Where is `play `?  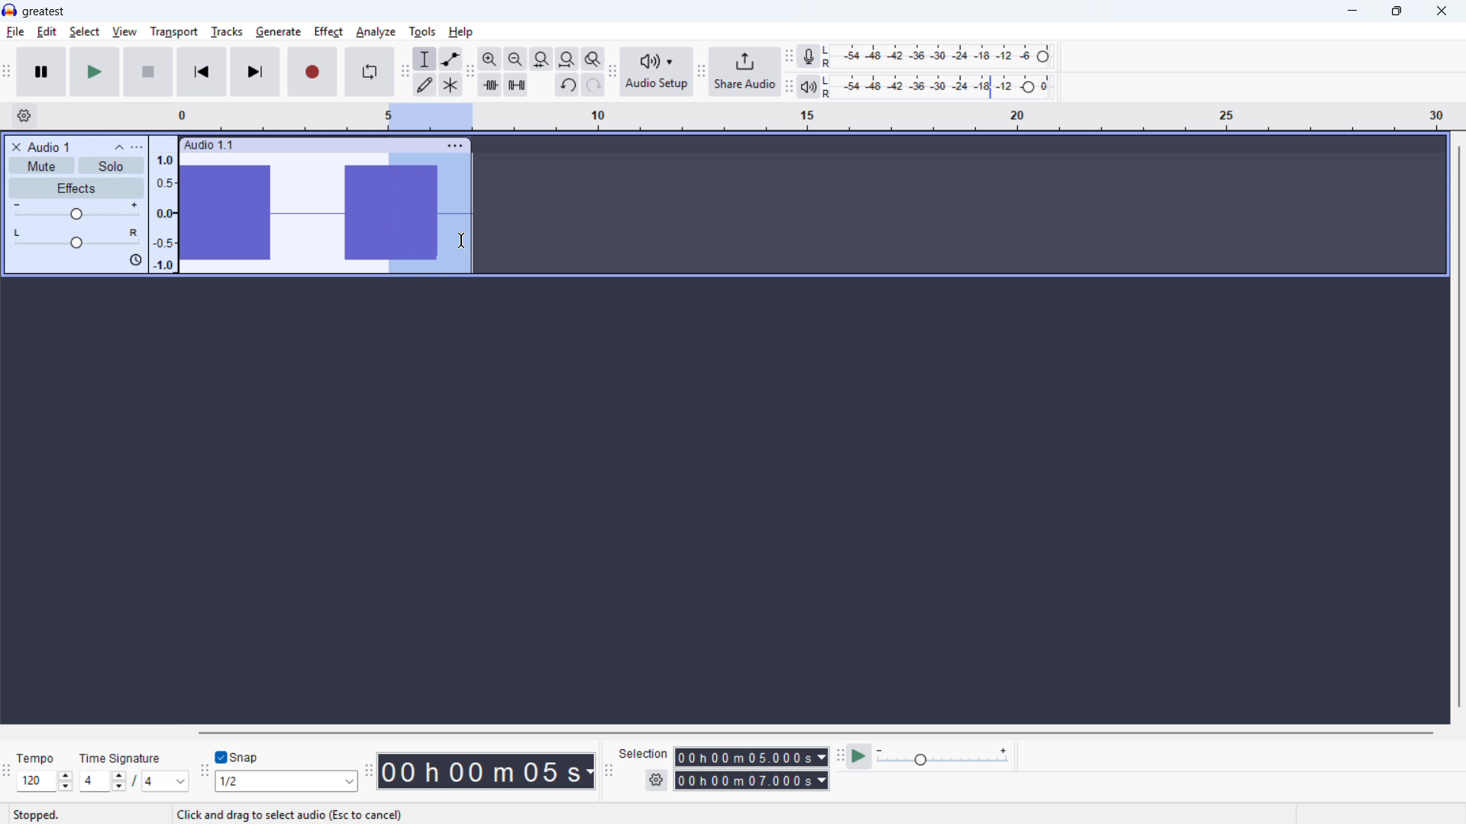 play  is located at coordinates (95, 72).